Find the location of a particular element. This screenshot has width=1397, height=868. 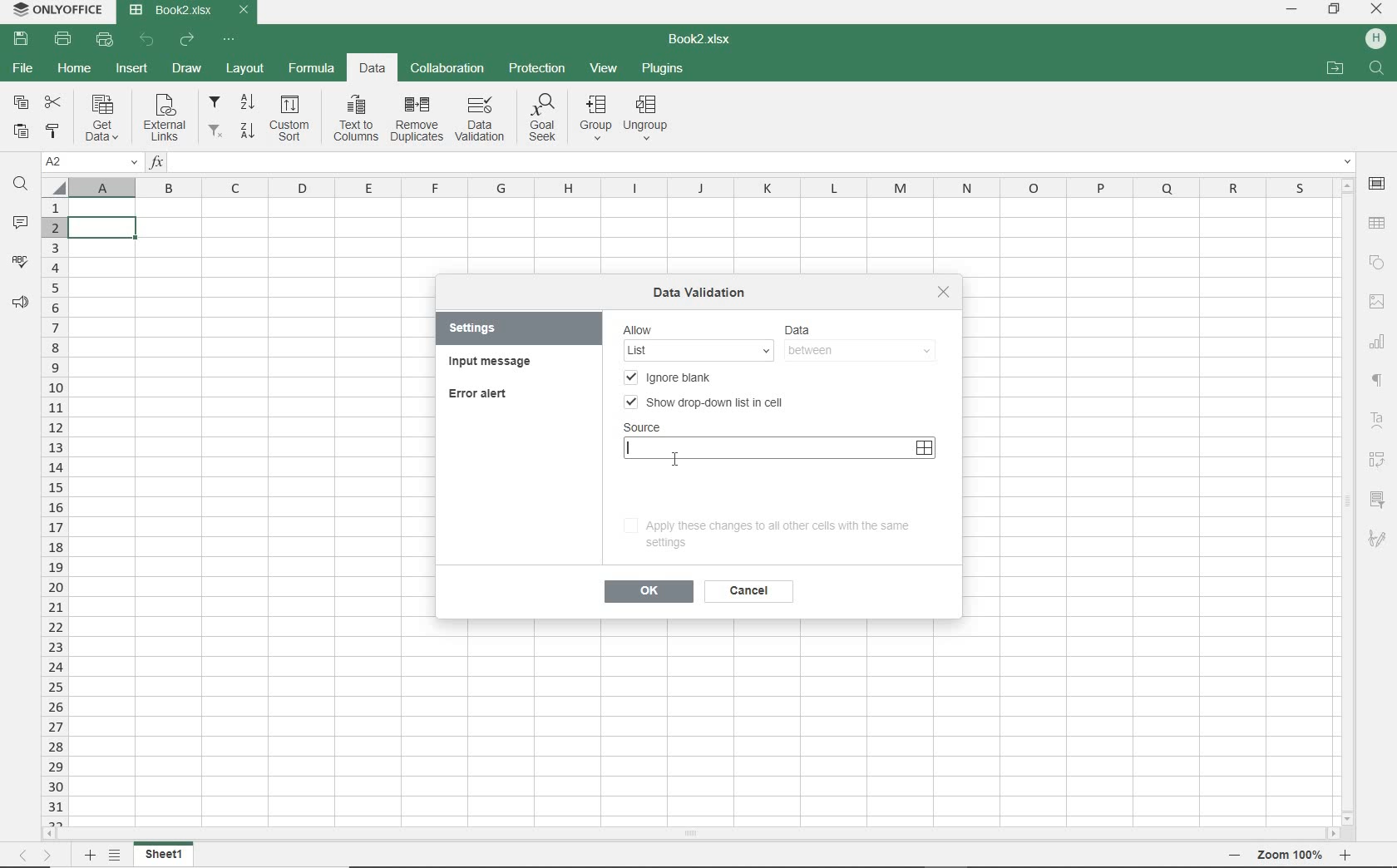

allow is located at coordinates (644, 329).